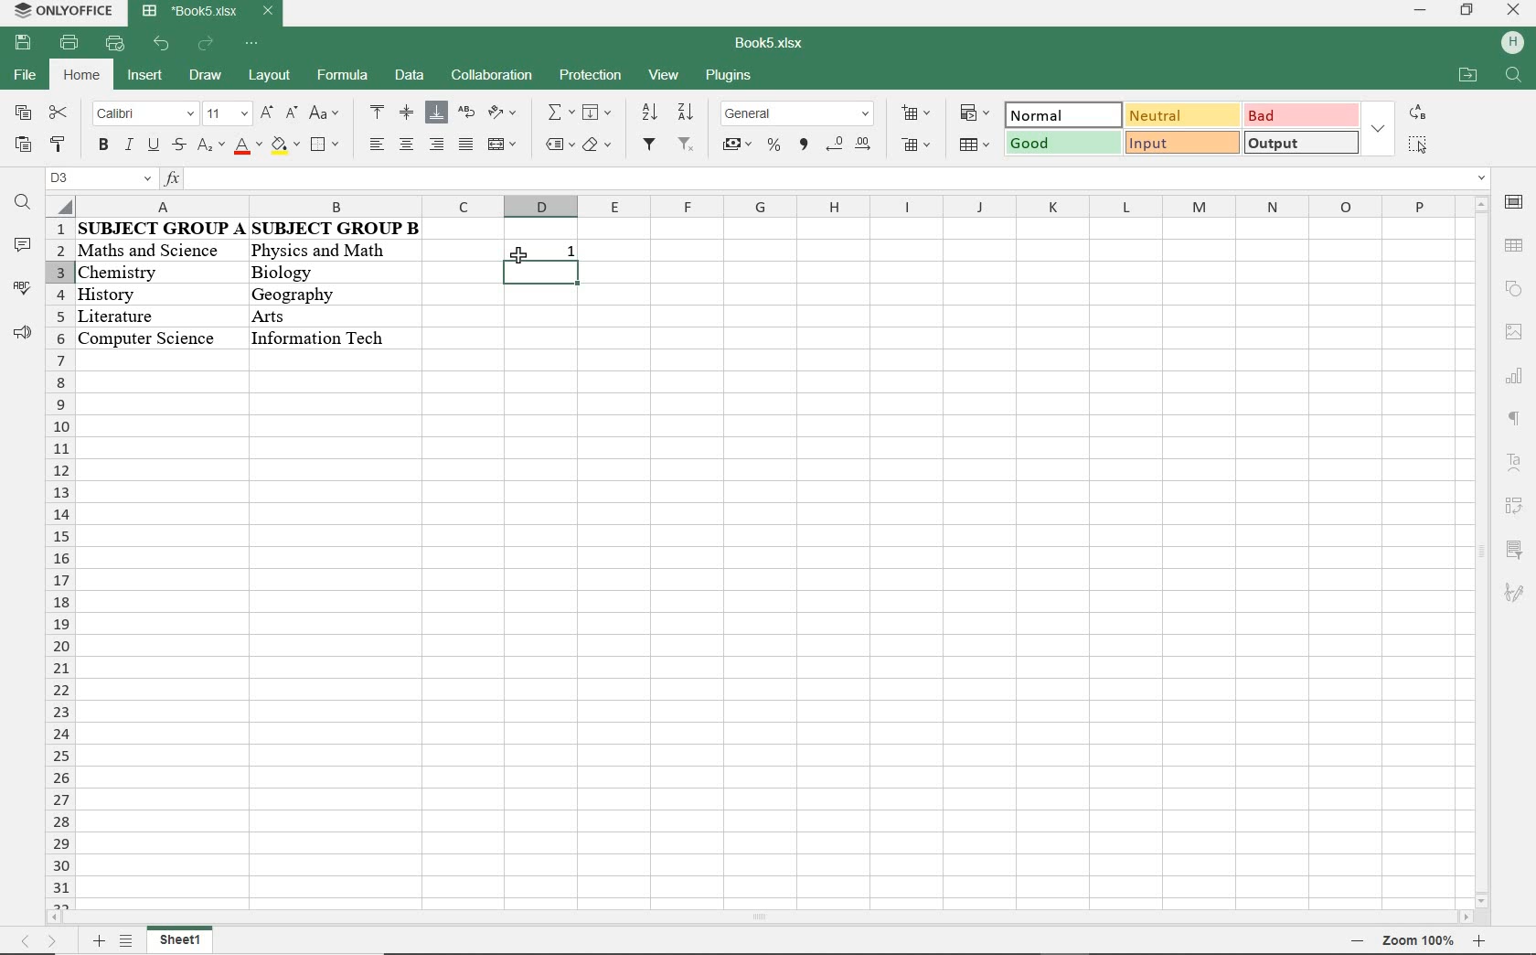 The height and width of the screenshot is (955, 1536). What do you see at coordinates (317, 274) in the screenshot?
I see `biology` at bounding box center [317, 274].